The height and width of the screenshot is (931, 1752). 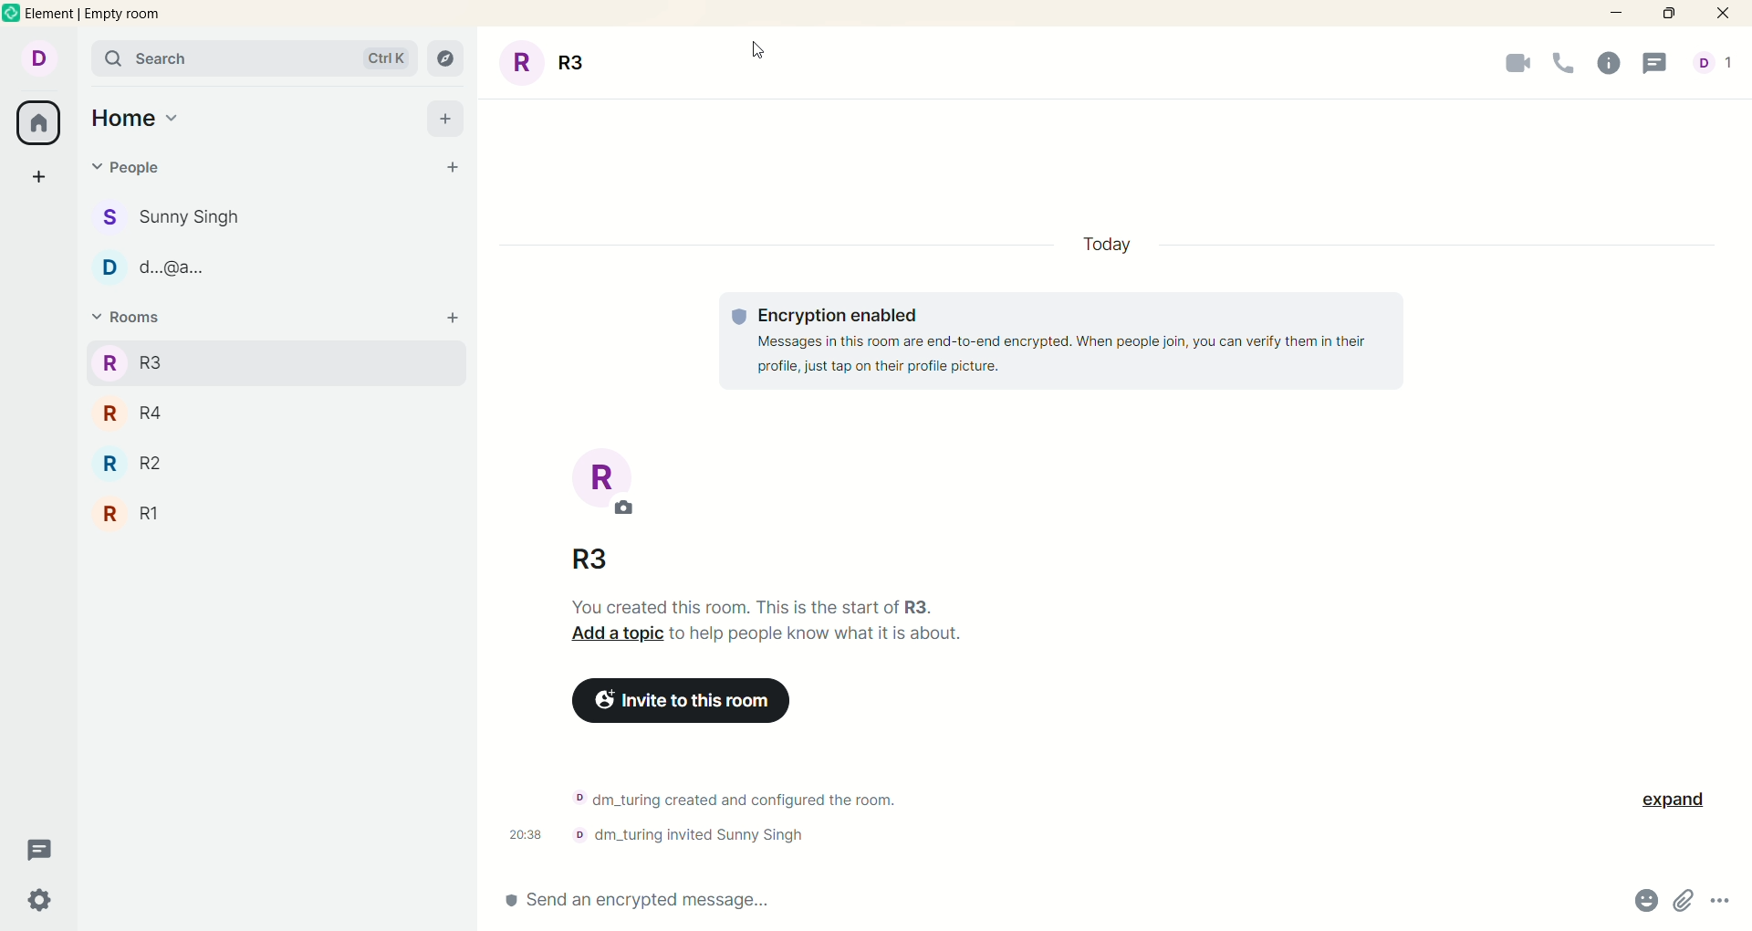 I want to click on emoji, so click(x=1638, y=902).